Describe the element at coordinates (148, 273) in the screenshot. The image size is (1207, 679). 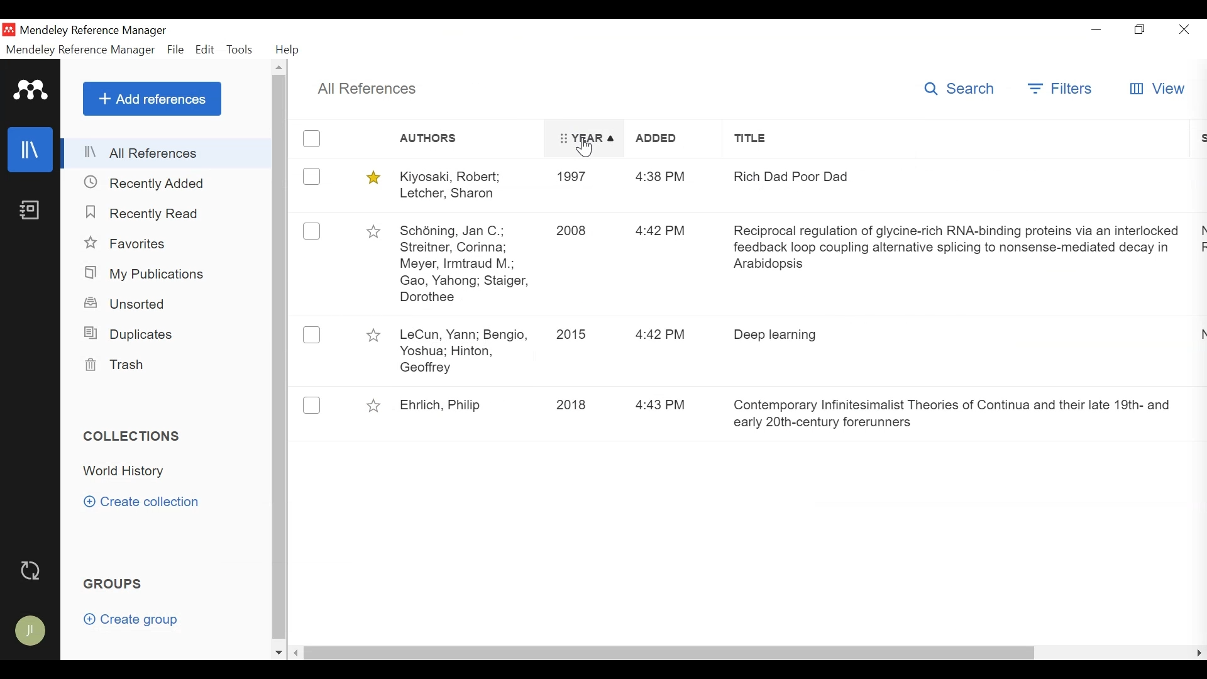
I see `My Publications` at that location.